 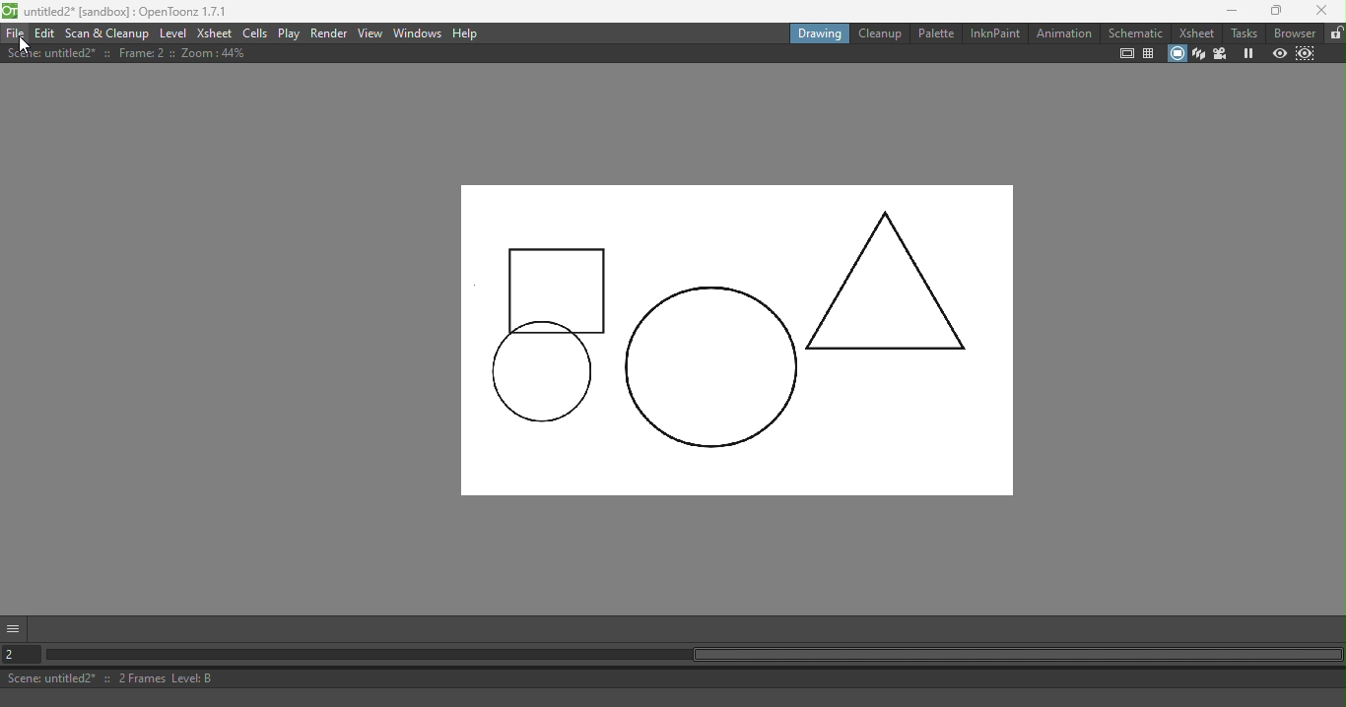 I want to click on InknPaint, so click(x=995, y=33).